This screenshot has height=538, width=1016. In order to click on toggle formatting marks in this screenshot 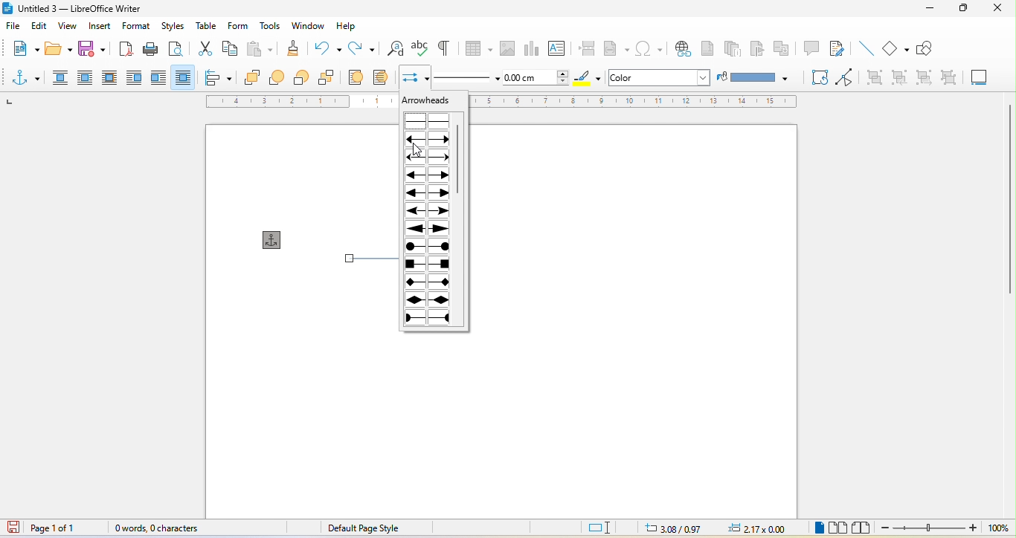, I will do `click(442, 48)`.